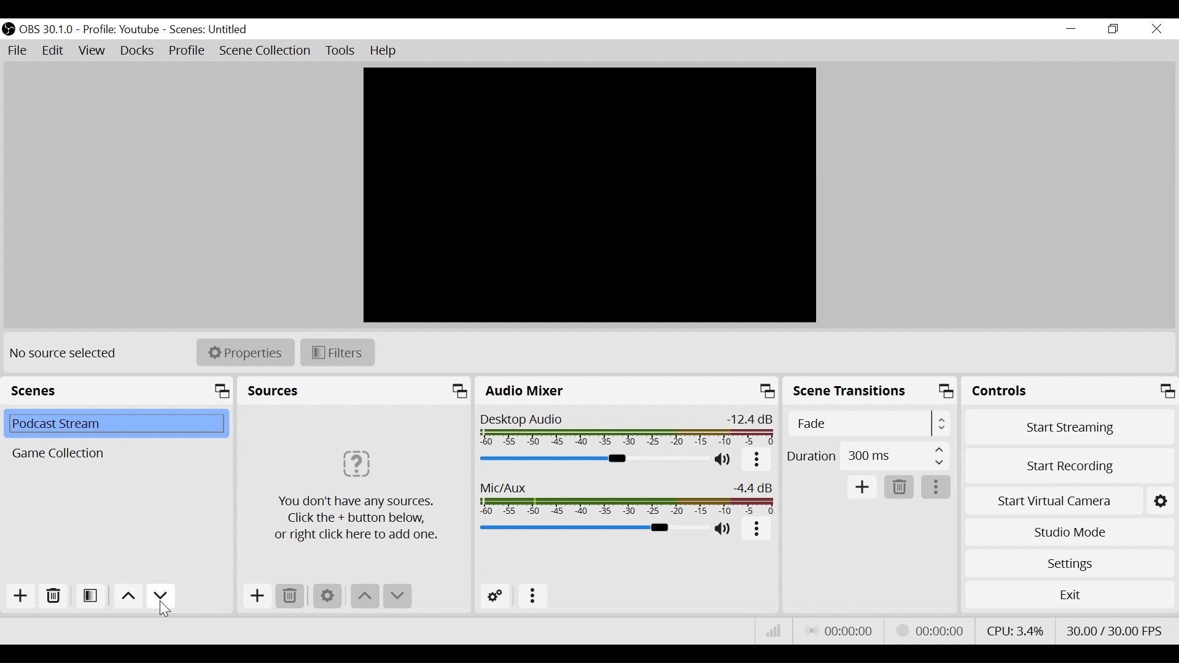  Describe the element at coordinates (114, 452) in the screenshot. I see `Scene ` at that location.